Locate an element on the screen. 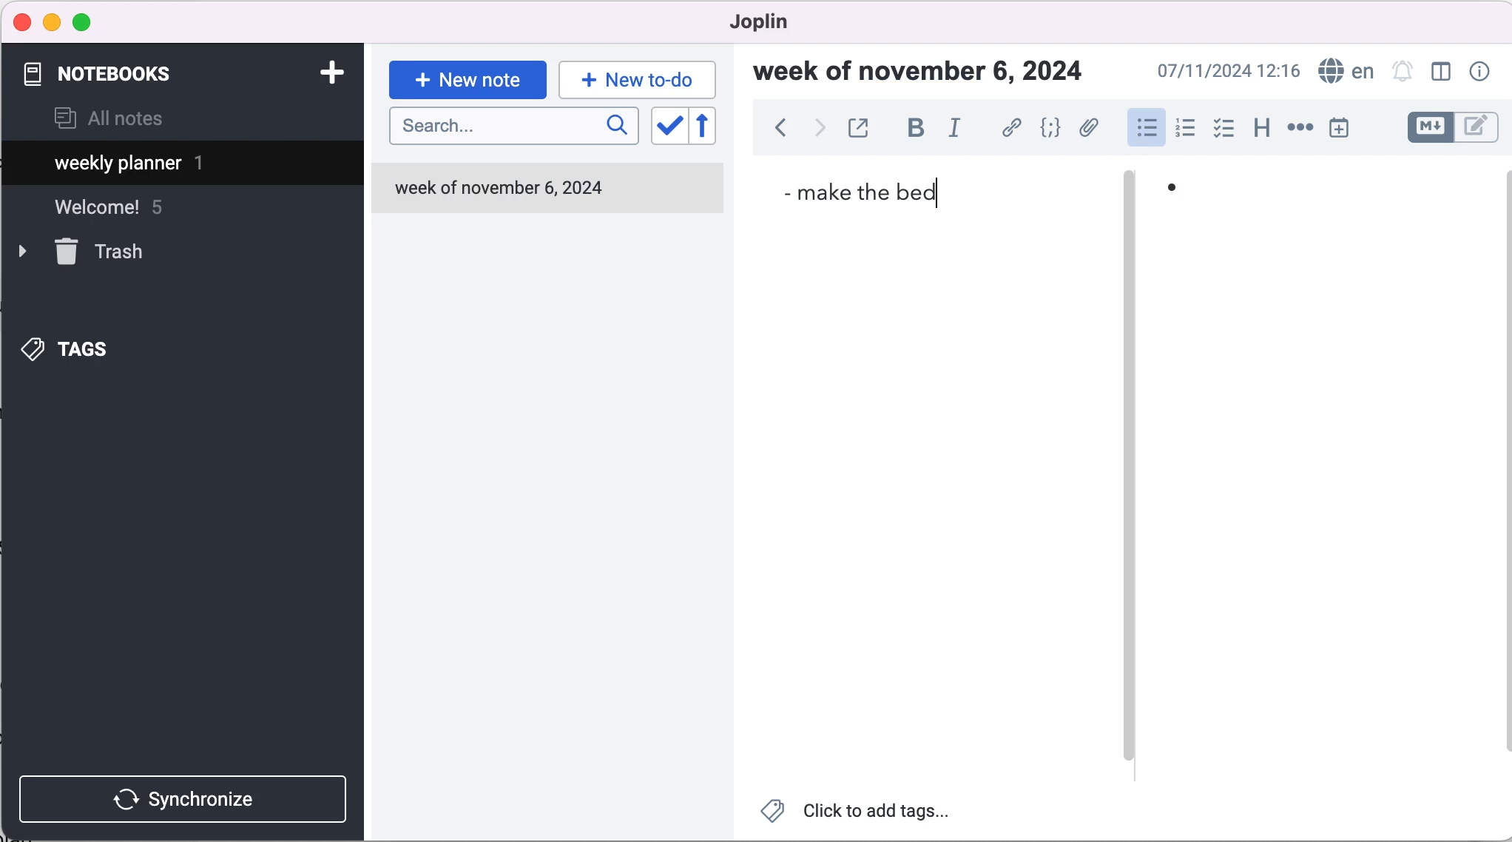 This screenshot has width=1512, height=842. numbered list is located at coordinates (1184, 130).